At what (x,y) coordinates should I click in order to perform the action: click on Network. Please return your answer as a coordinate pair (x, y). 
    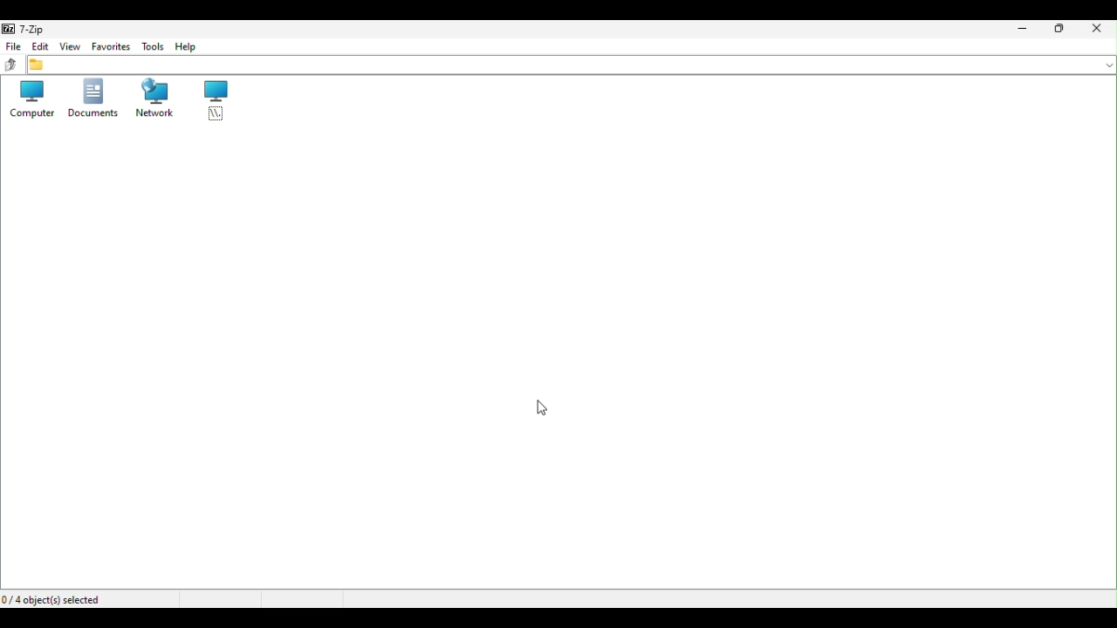
    Looking at the image, I should click on (154, 99).